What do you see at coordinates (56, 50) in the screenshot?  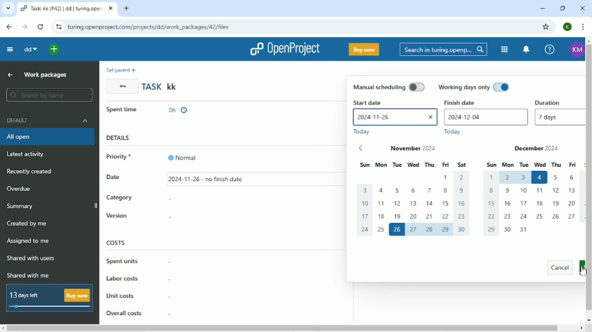 I see `Open quick add menu` at bounding box center [56, 50].